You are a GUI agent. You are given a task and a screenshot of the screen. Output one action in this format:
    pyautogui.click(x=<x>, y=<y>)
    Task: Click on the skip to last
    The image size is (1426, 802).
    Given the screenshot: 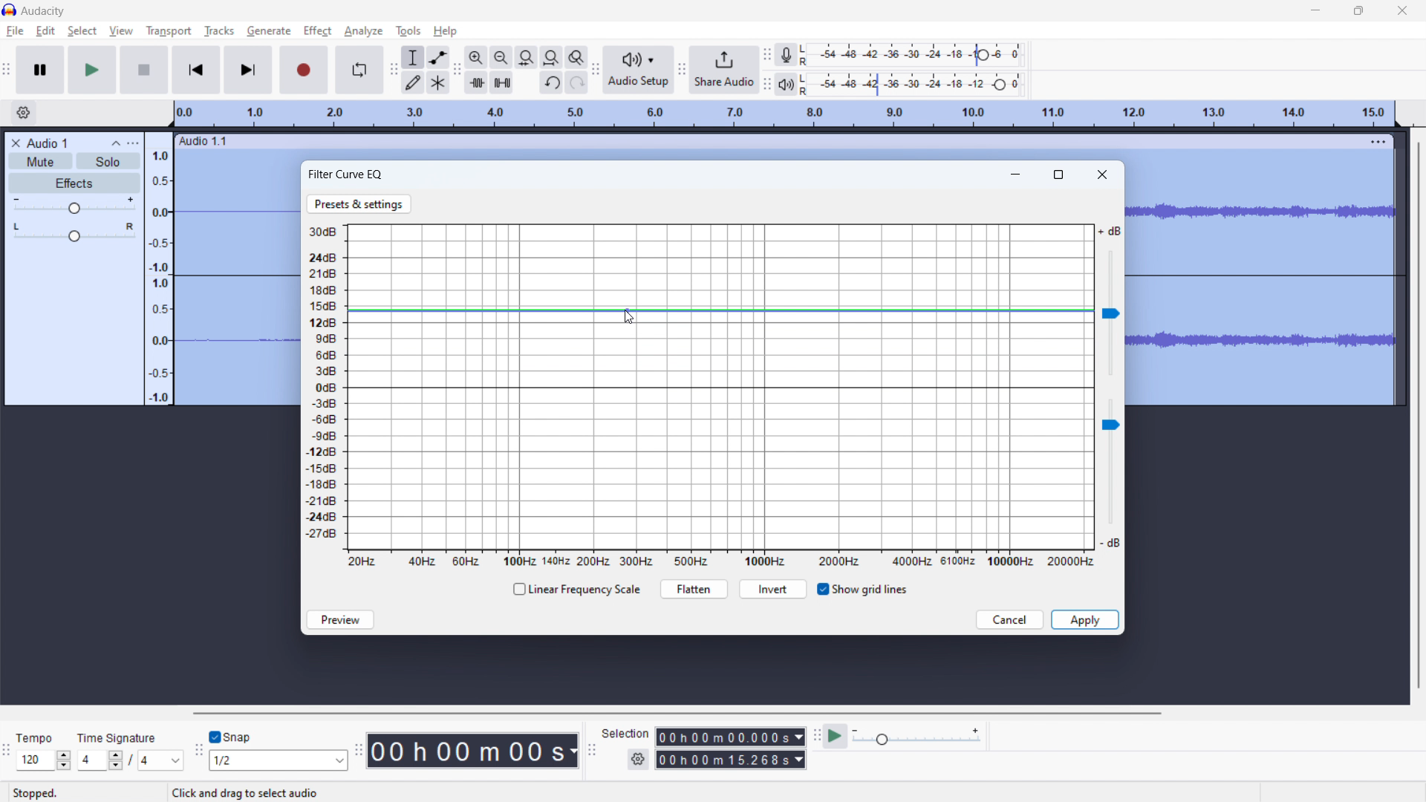 What is the action you would take?
    pyautogui.click(x=249, y=71)
    